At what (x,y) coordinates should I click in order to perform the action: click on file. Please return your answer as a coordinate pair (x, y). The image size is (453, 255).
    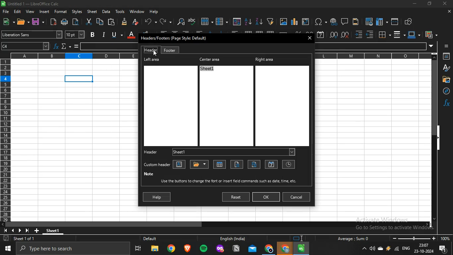
    Looking at the image, I should click on (7, 12).